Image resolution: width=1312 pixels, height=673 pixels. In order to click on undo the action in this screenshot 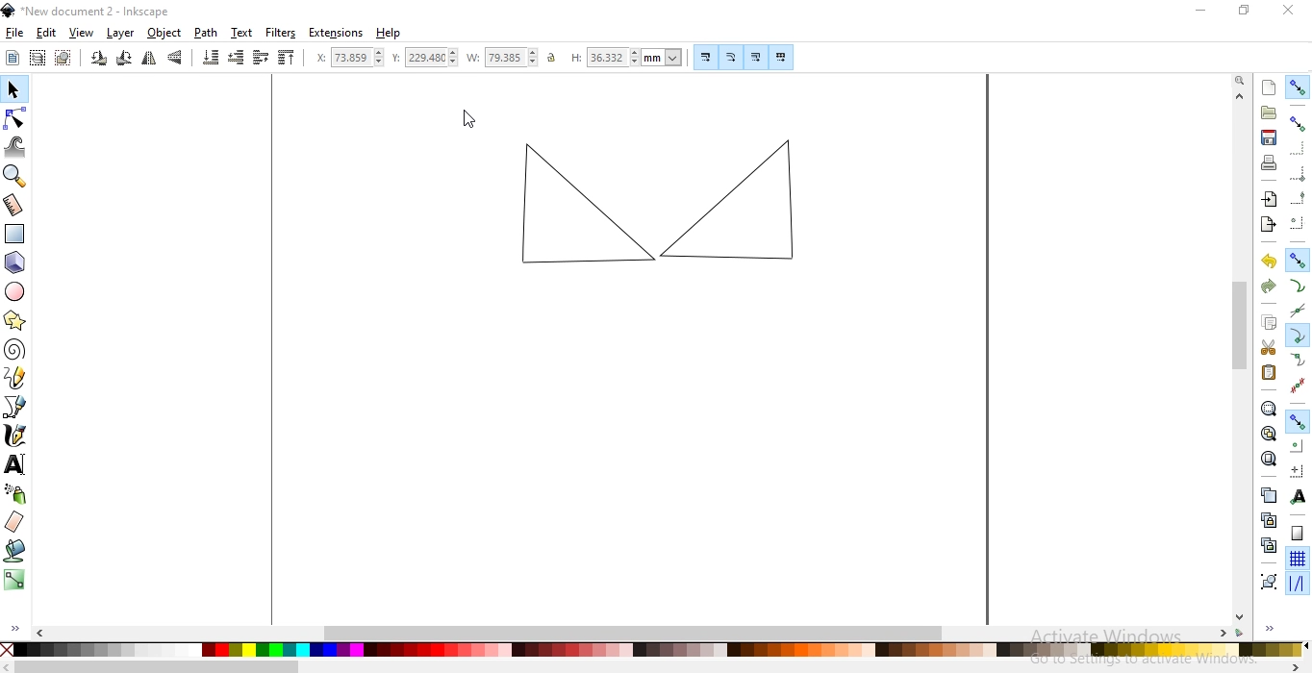, I will do `click(1267, 262)`.